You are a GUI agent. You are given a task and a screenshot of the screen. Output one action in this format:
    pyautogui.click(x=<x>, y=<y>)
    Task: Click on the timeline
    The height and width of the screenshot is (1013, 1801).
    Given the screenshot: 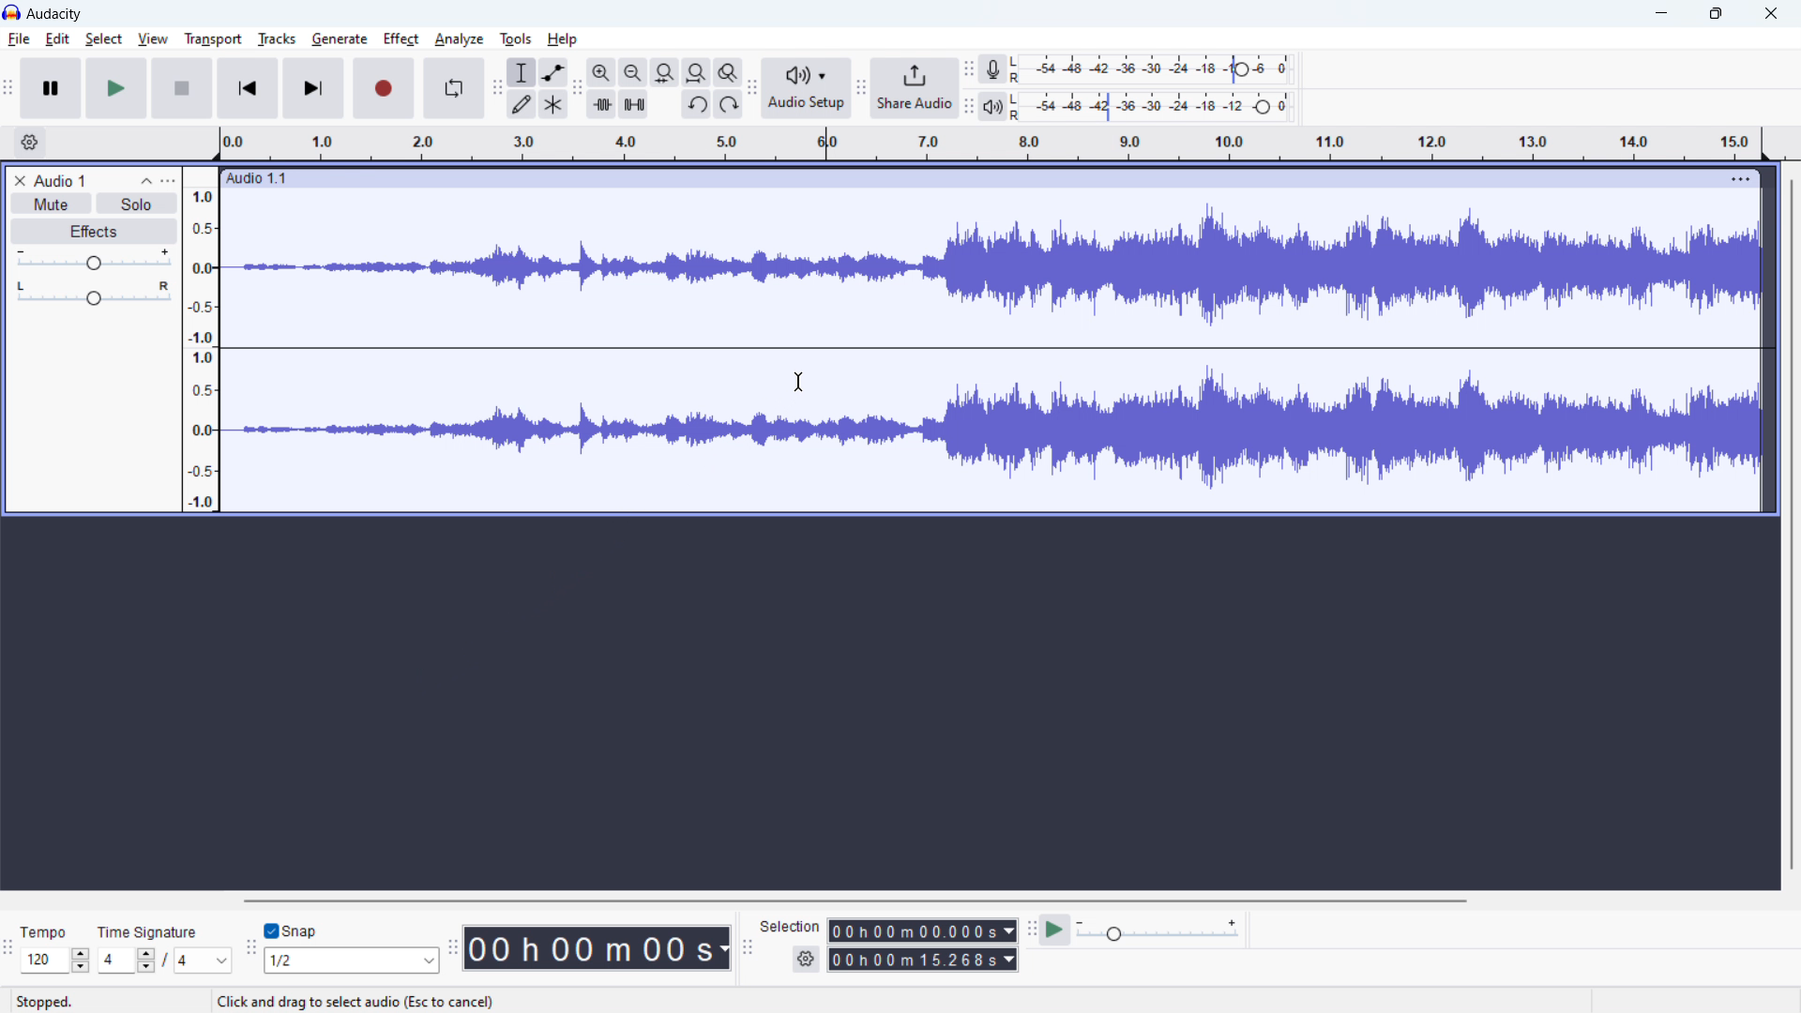 What is the action you would take?
    pyautogui.click(x=990, y=144)
    